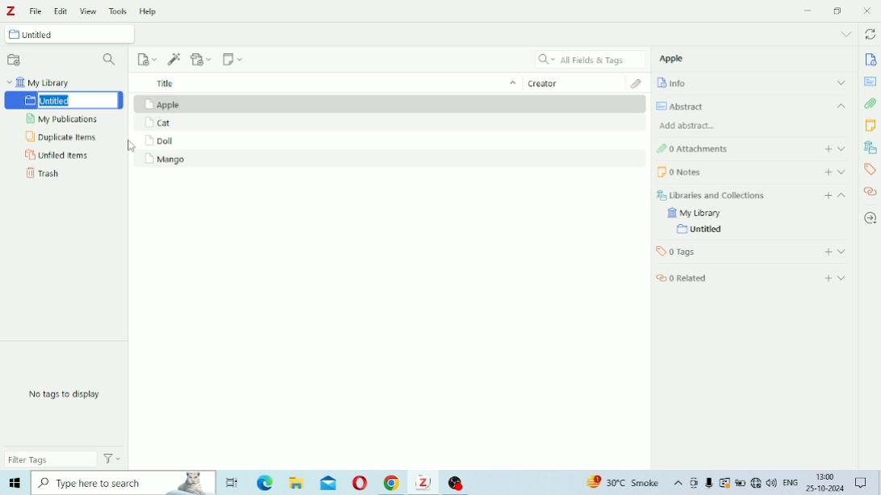 The width and height of the screenshot is (881, 495). I want to click on New Note, so click(233, 58).